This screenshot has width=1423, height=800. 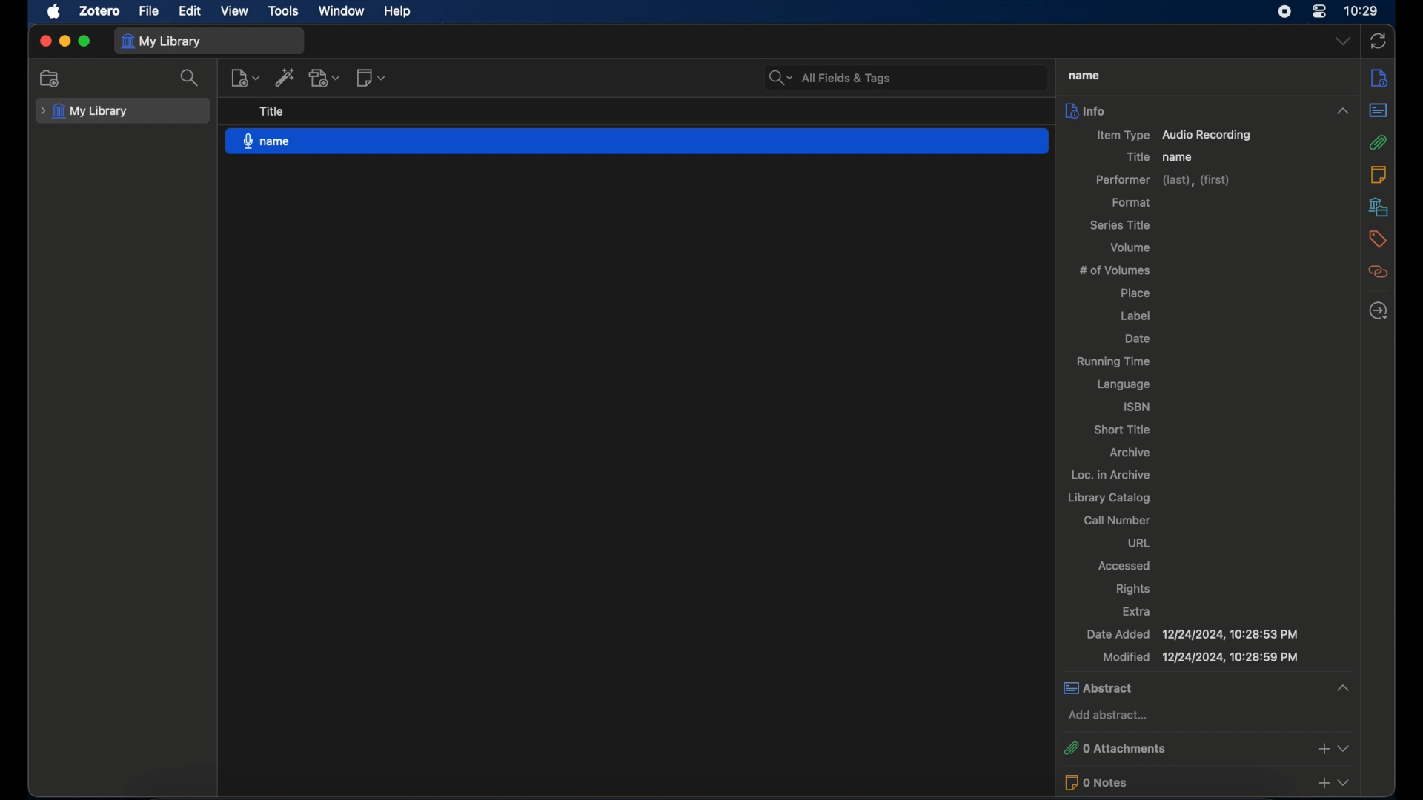 I want to click on archive, so click(x=1132, y=453).